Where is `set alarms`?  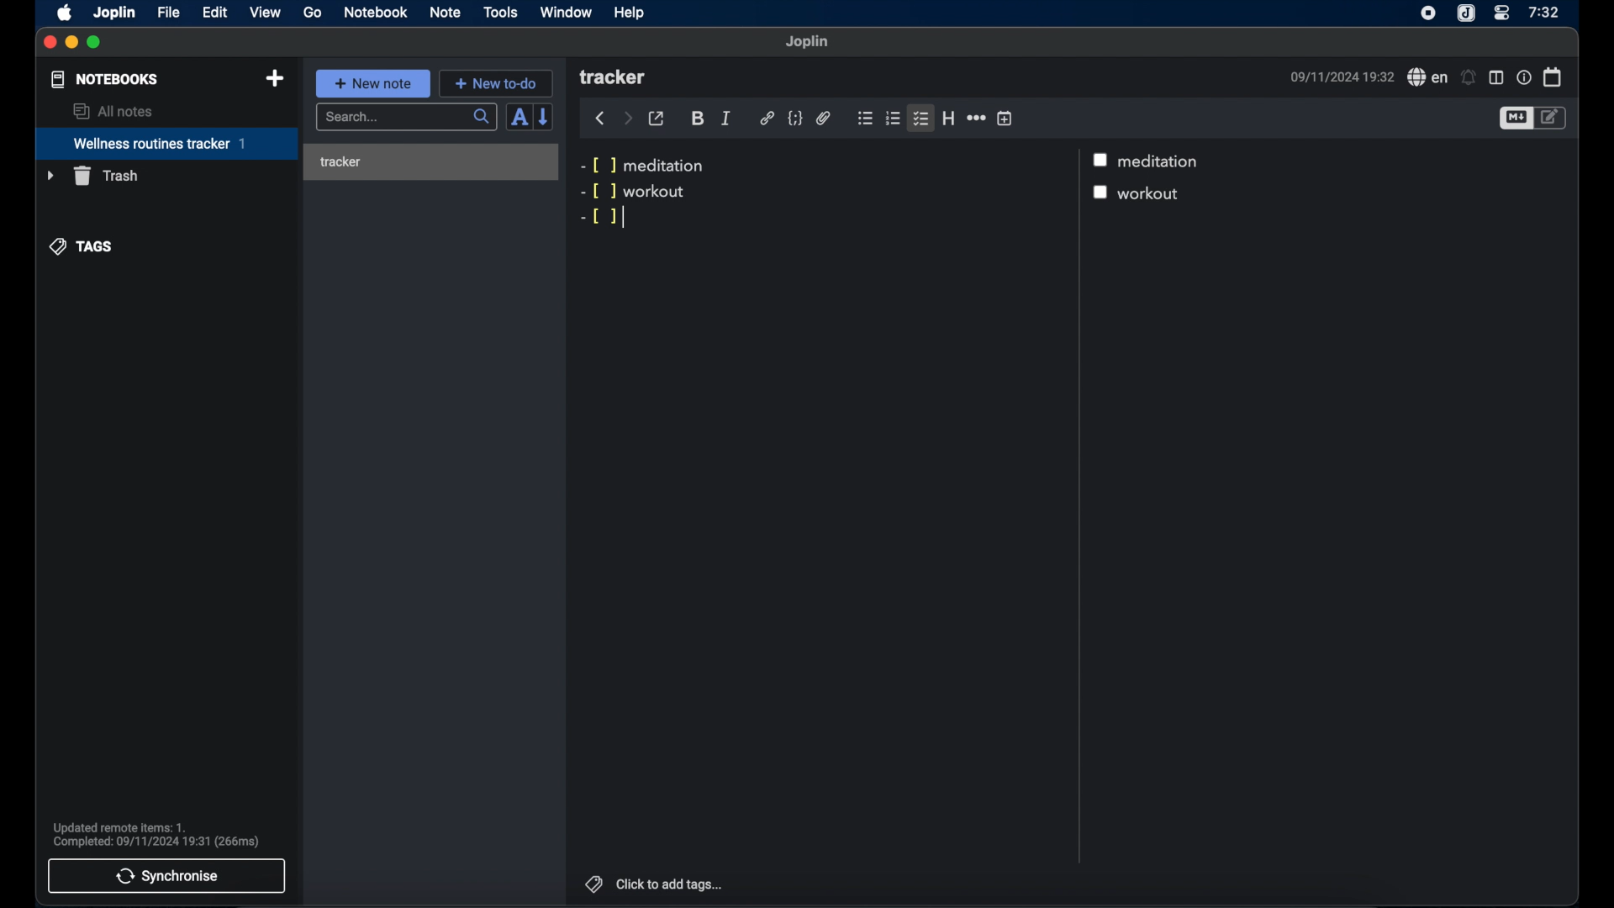
set alarms is located at coordinates (1469, 77).